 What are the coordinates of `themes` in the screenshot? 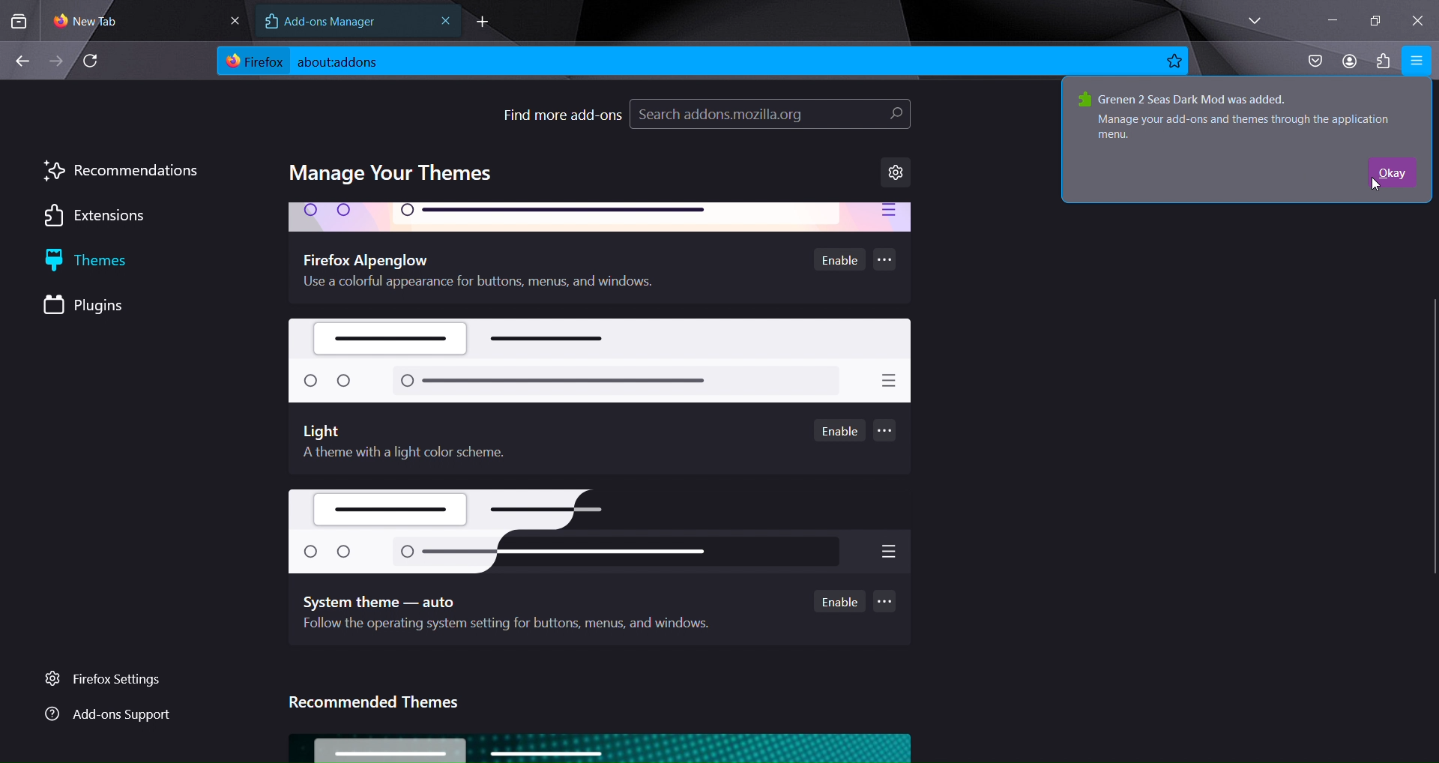 It's located at (106, 262).